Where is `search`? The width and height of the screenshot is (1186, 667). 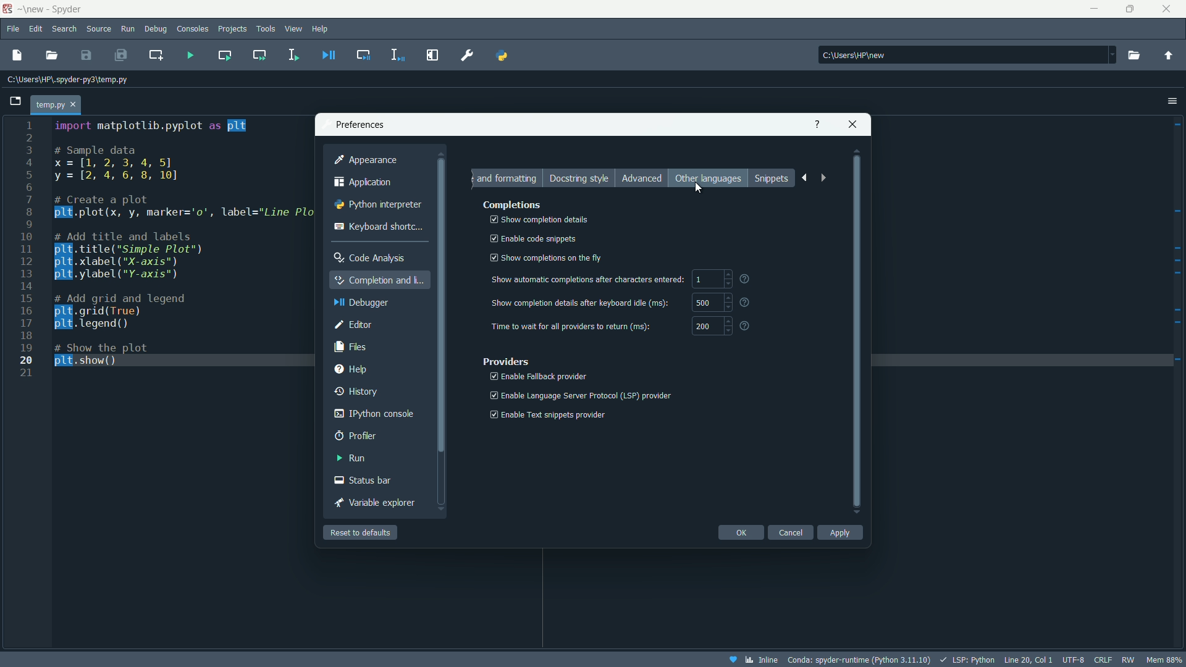
search is located at coordinates (64, 30).